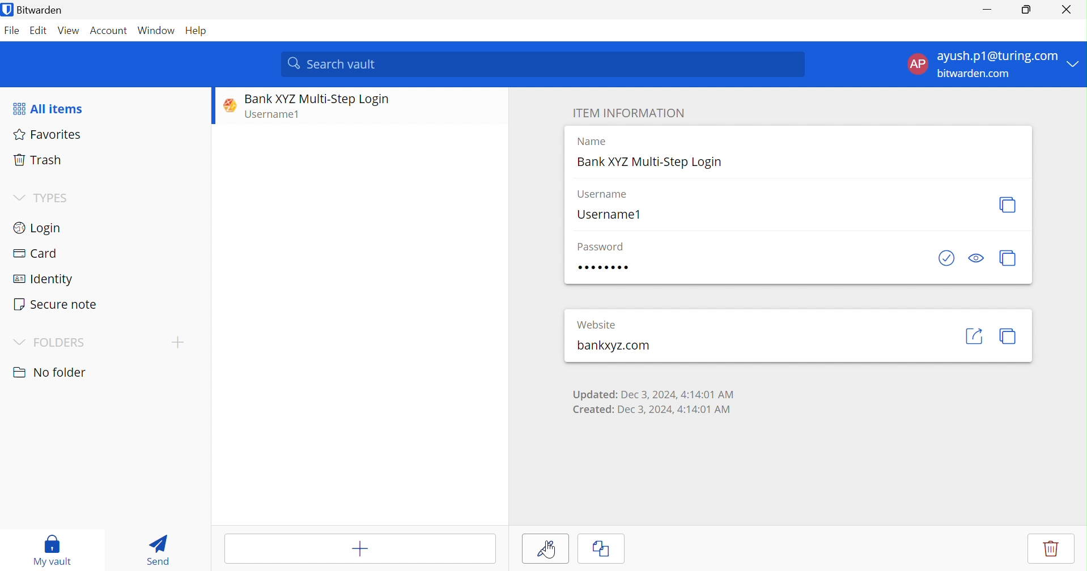  What do you see at coordinates (50, 135) in the screenshot?
I see `Favorites` at bounding box center [50, 135].